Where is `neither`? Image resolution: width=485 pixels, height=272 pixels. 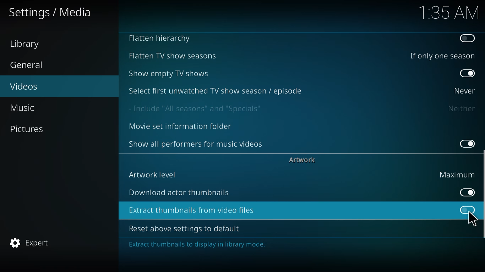
neither is located at coordinates (461, 108).